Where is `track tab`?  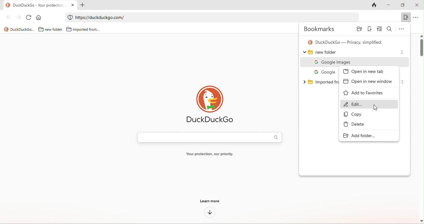
track tab is located at coordinates (376, 5).